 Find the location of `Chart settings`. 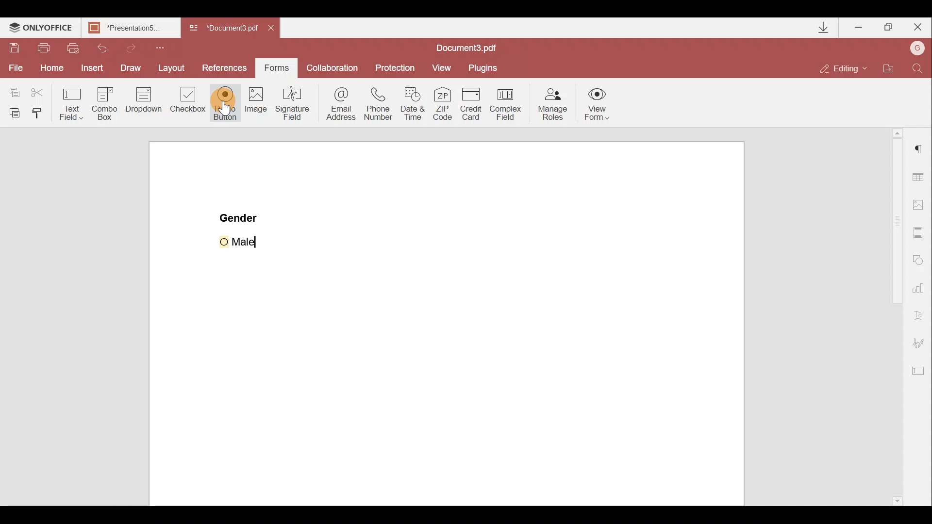

Chart settings is located at coordinates (920, 292).